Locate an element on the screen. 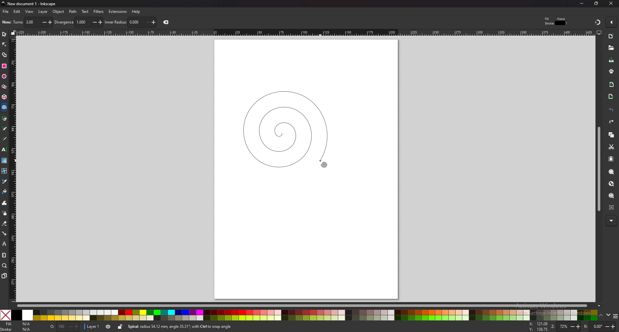 This screenshot has height=332, width=619. calligraphy is located at coordinates (5, 139).